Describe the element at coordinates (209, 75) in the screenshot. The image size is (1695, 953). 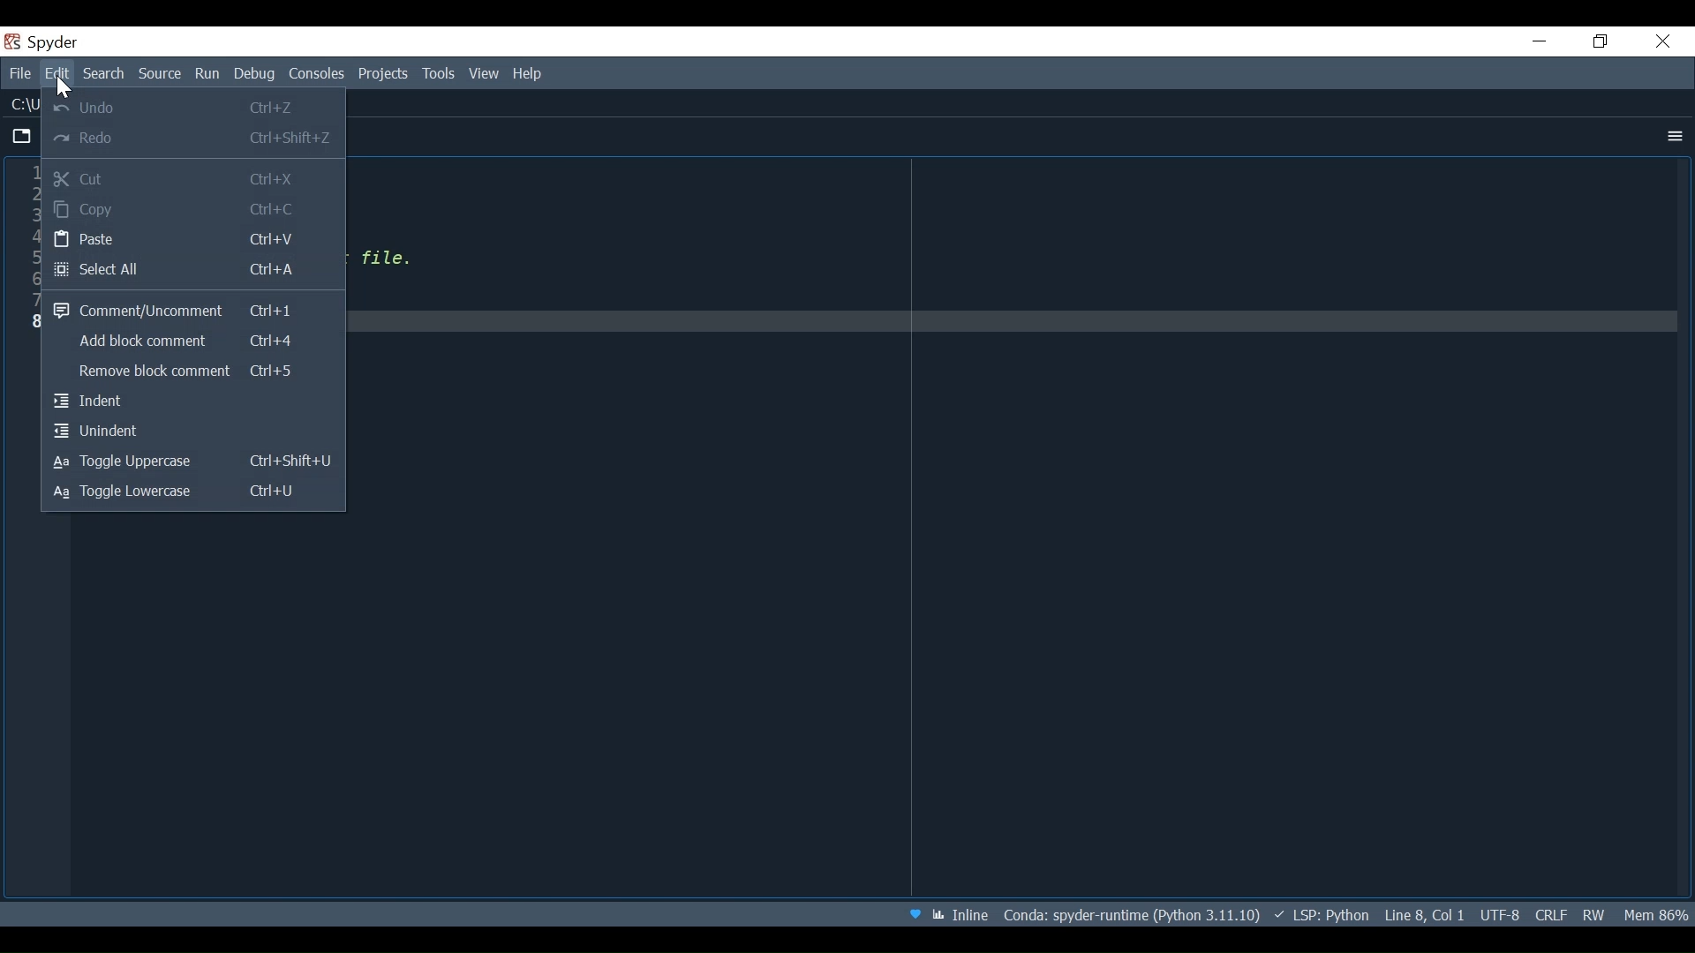
I see `Run` at that location.